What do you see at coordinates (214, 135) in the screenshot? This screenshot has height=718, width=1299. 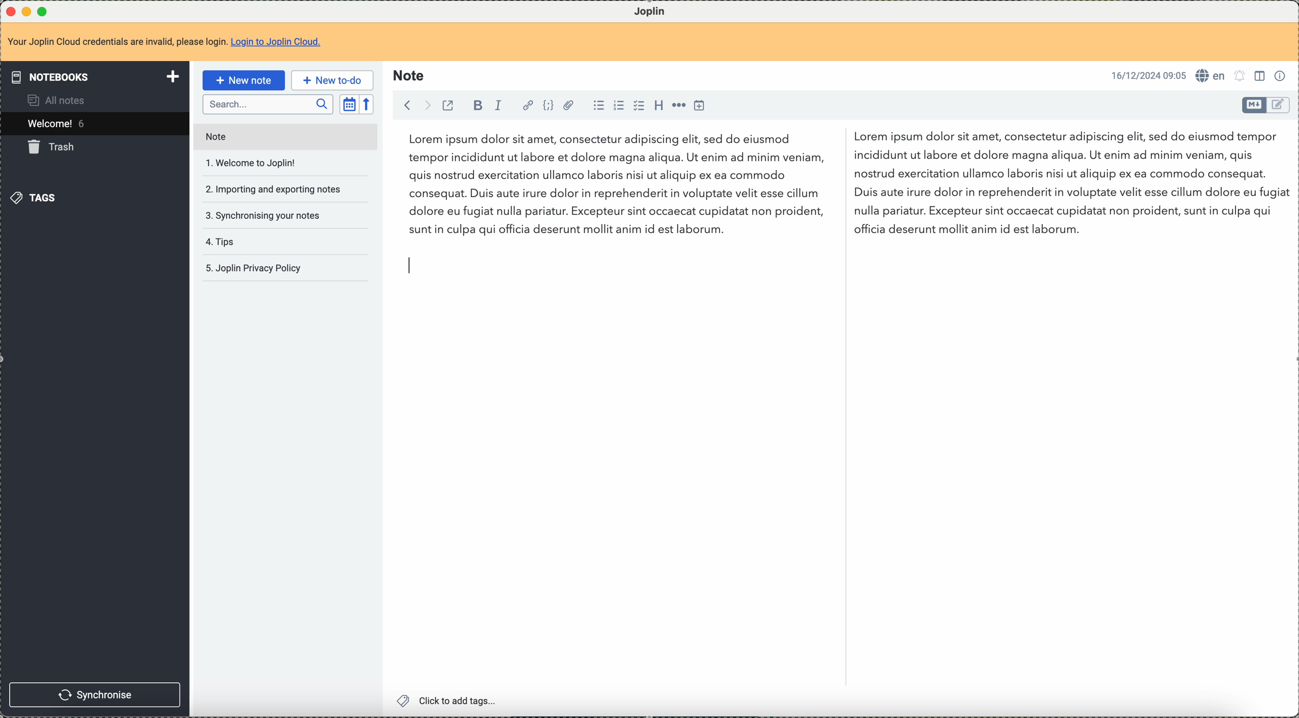 I see `note` at bounding box center [214, 135].